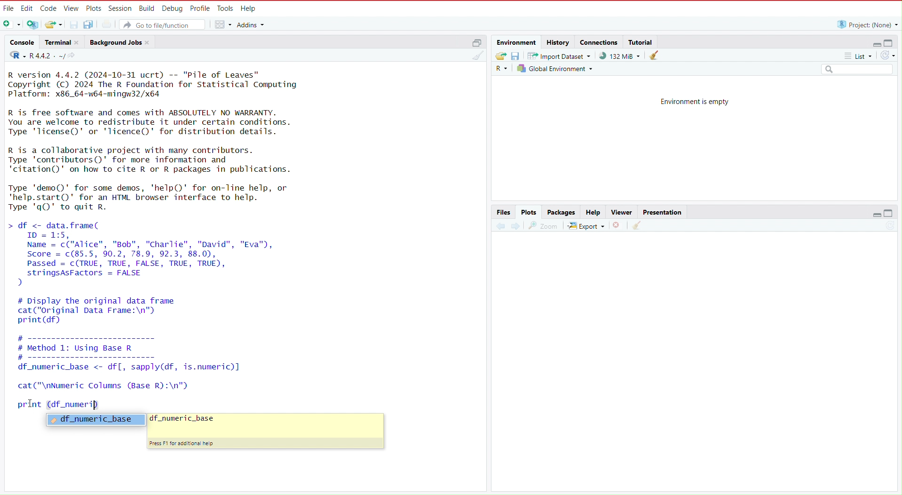 The image size is (902, 495). What do you see at coordinates (56, 41) in the screenshot?
I see `Terminal` at bounding box center [56, 41].